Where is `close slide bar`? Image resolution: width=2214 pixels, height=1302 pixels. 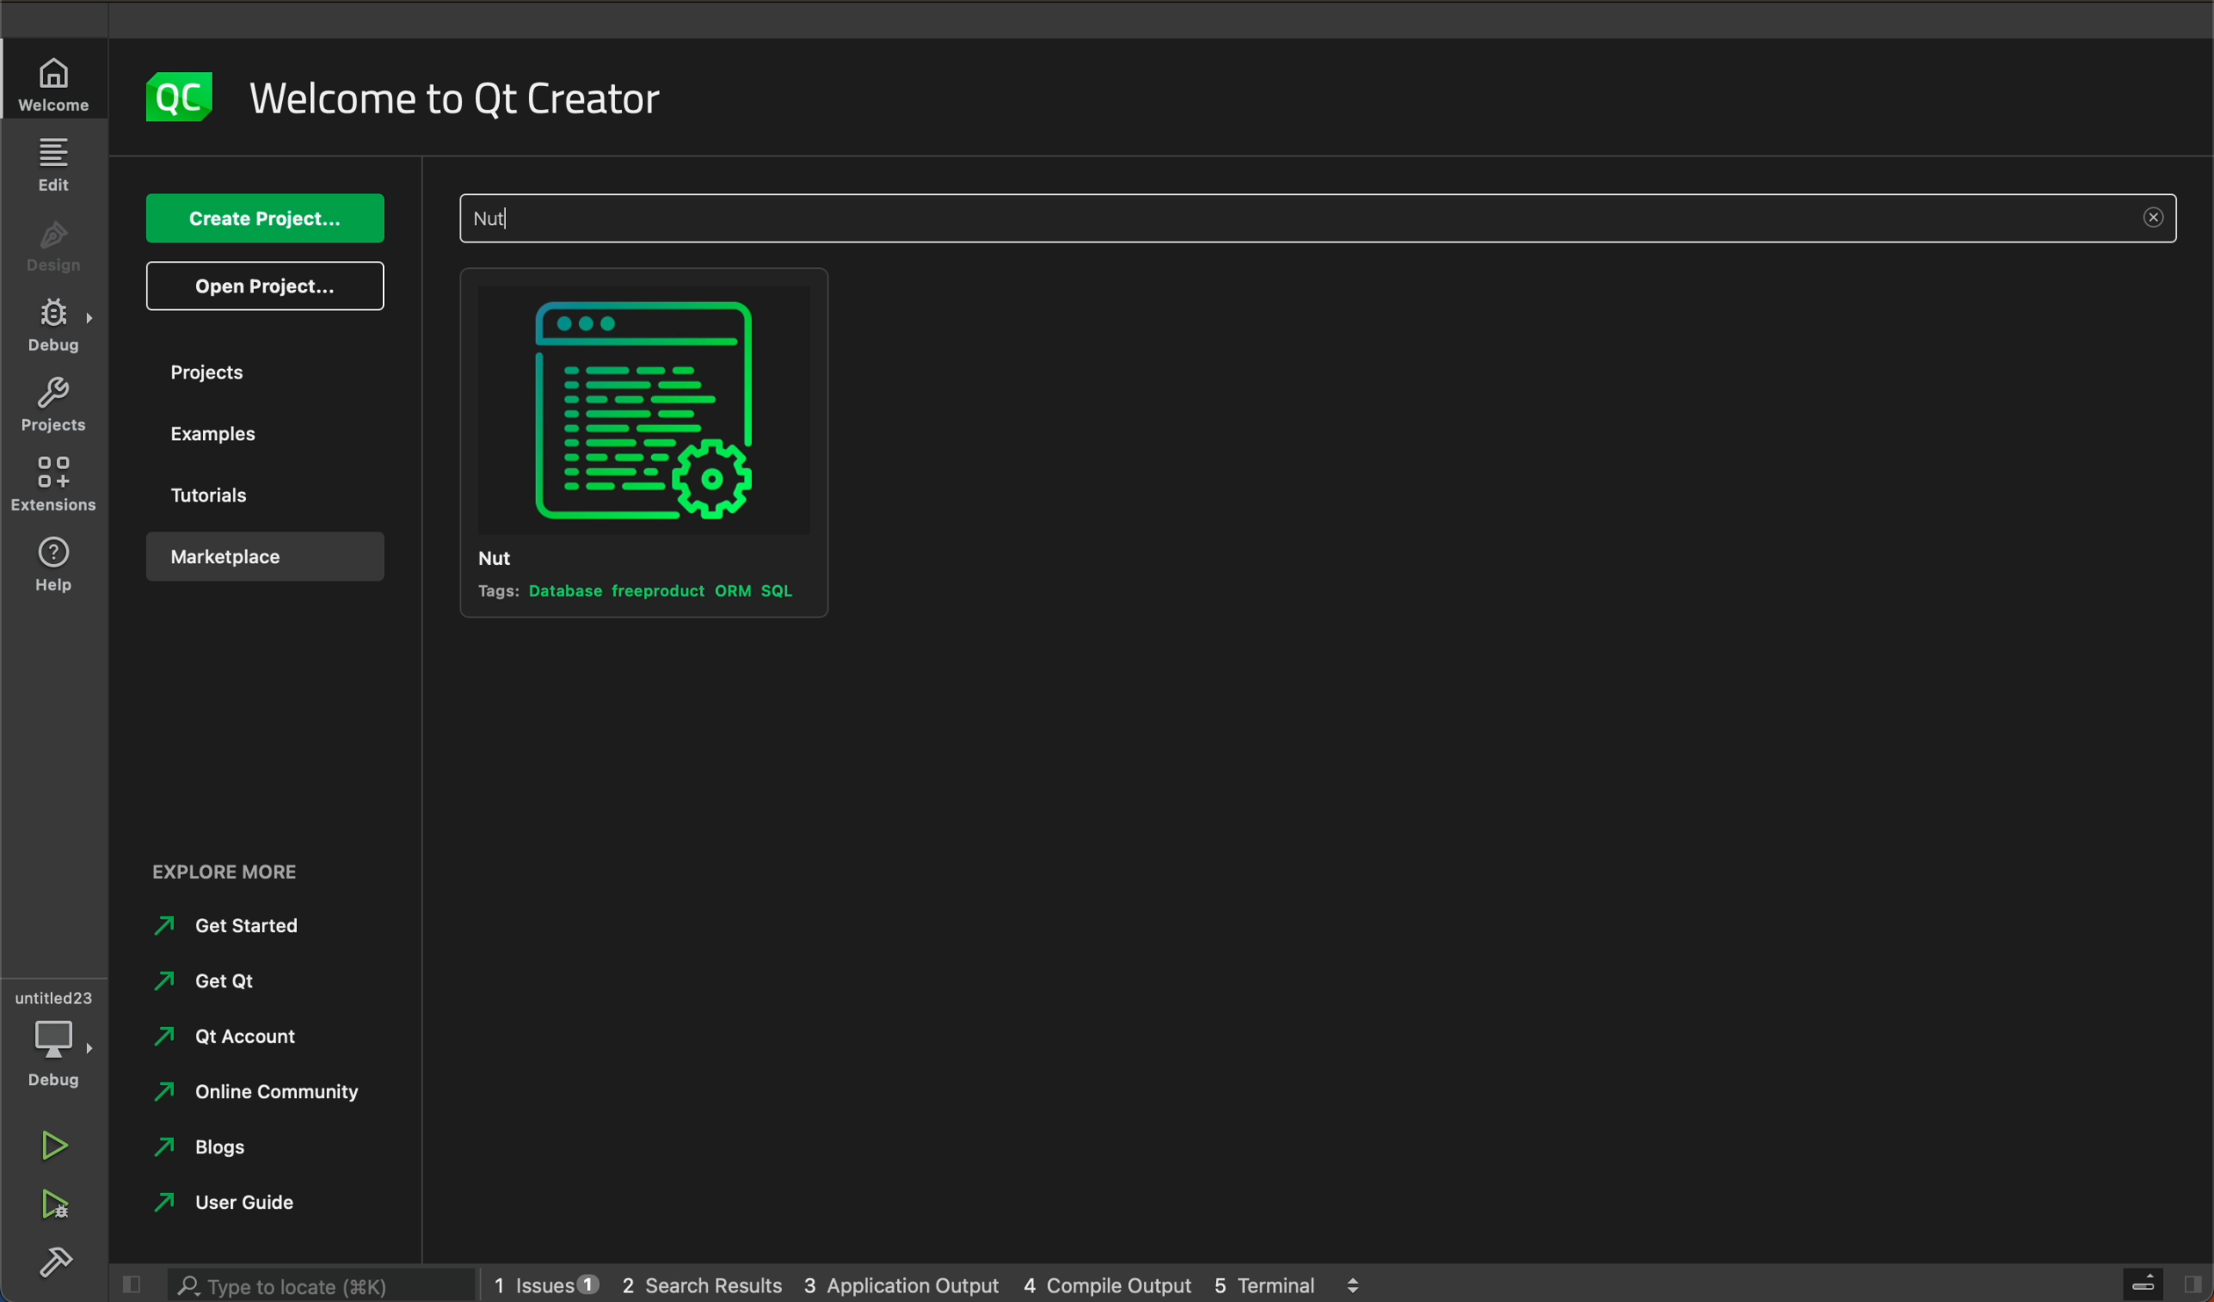 close slide bar is located at coordinates (127, 1284).